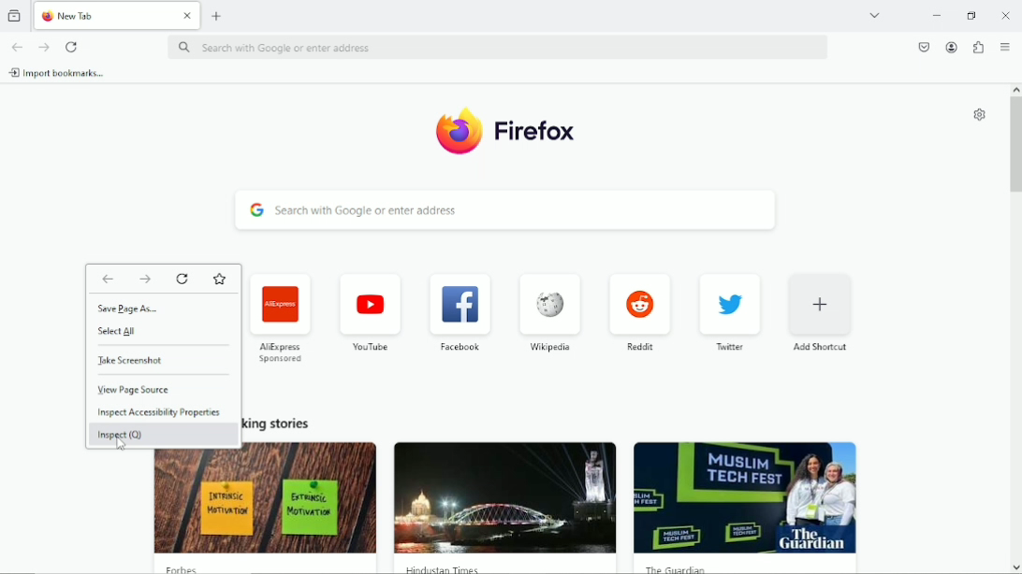  Describe the element at coordinates (74, 46) in the screenshot. I see `Reload current page` at that location.